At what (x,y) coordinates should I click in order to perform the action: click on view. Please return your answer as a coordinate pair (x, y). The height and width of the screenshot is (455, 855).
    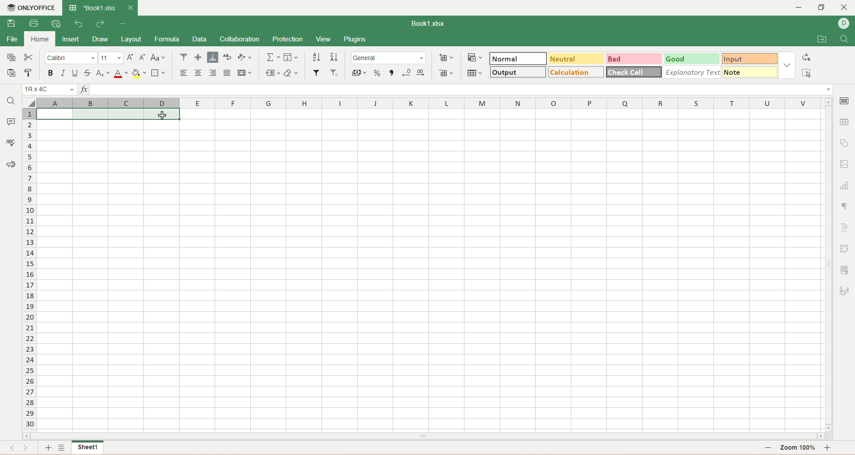
    Looking at the image, I should click on (324, 39).